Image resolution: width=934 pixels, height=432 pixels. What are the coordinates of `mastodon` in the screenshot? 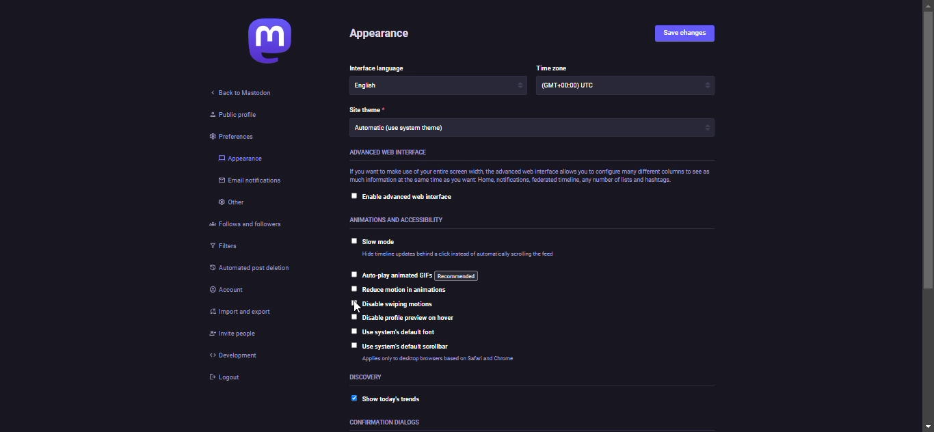 It's located at (274, 41).